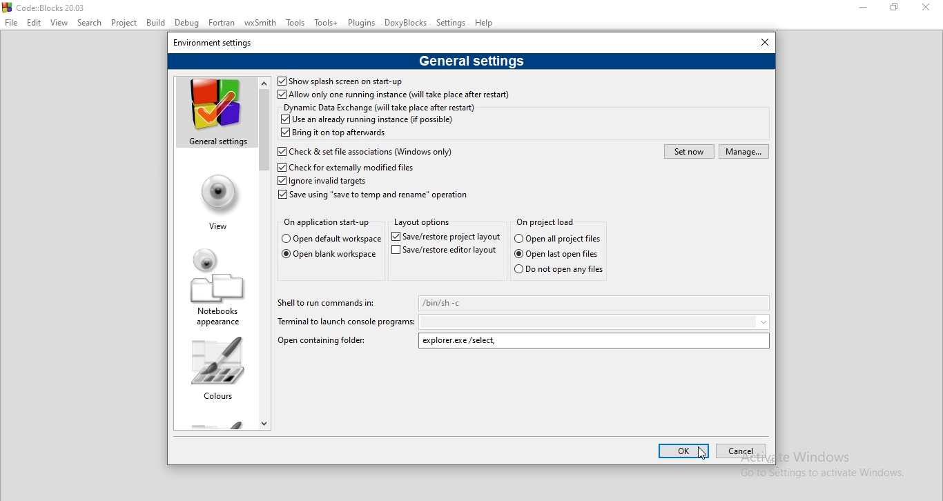  I want to click on general setting, so click(213, 113).